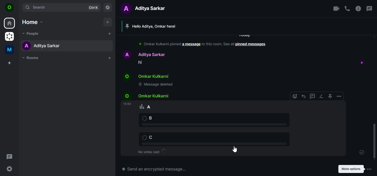 This screenshot has width=377, height=176. Describe the element at coordinates (339, 96) in the screenshot. I see `more options` at that location.